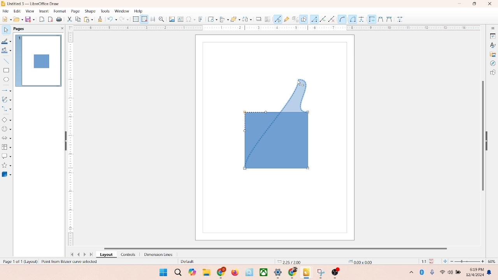 The image size is (498, 280). What do you see at coordinates (18, 19) in the screenshot?
I see `open` at bounding box center [18, 19].